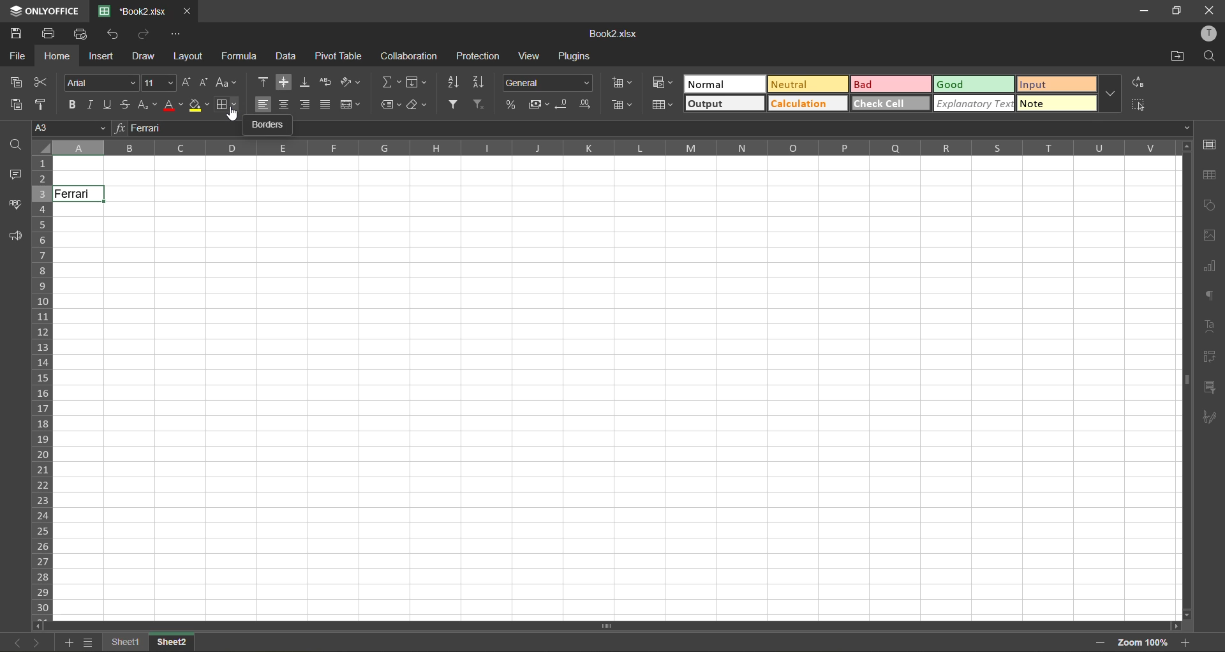  What do you see at coordinates (1209, 390) in the screenshot?
I see `slicer` at bounding box center [1209, 390].